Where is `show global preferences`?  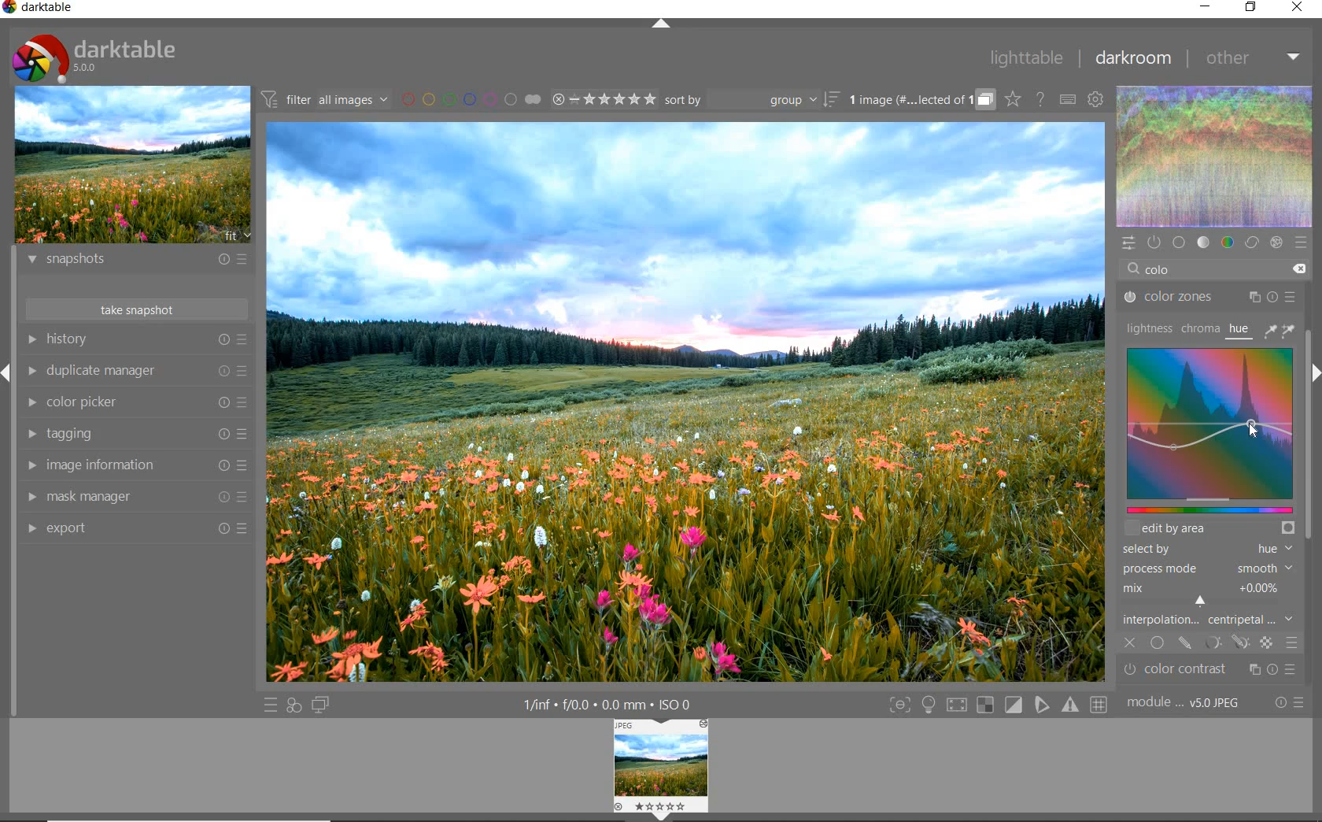
show global preferences is located at coordinates (1094, 99).